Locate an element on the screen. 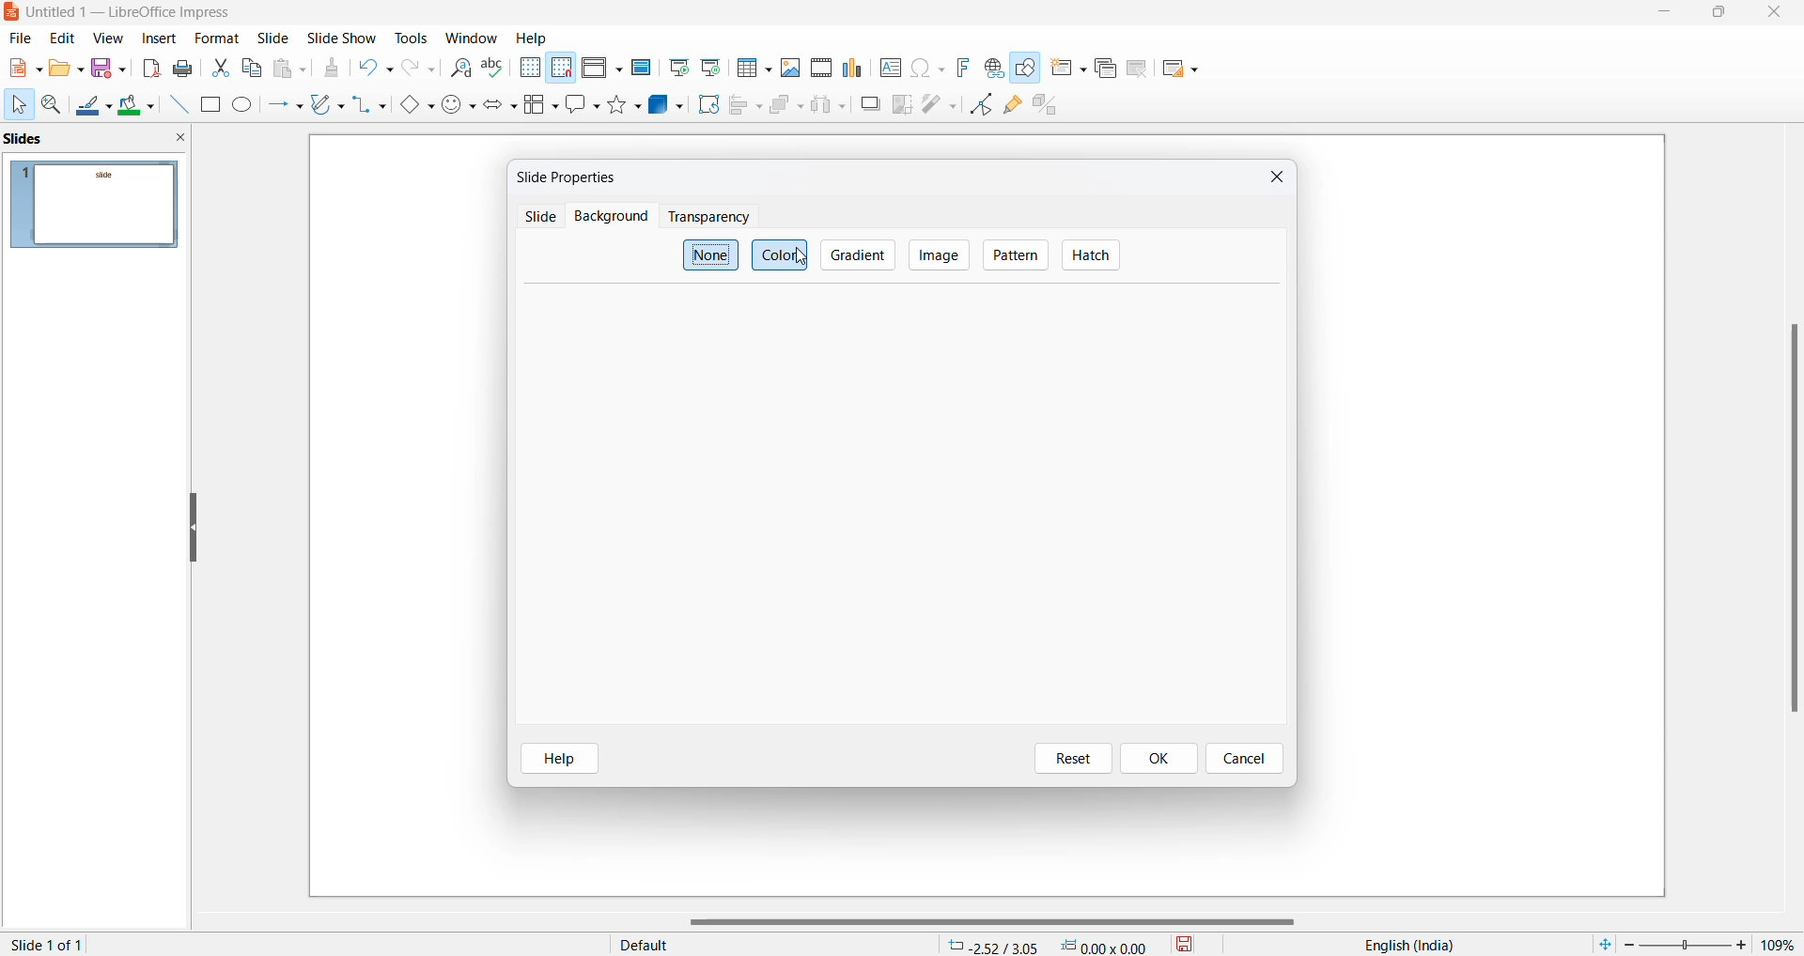 The image size is (1804, 956). none is located at coordinates (709, 255).